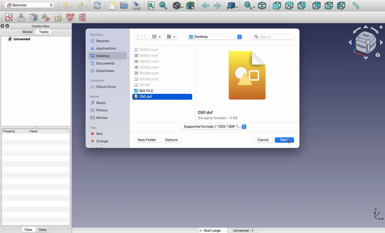 This screenshot has height=233, width=385. I want to click on Icon, so click(248, 76).